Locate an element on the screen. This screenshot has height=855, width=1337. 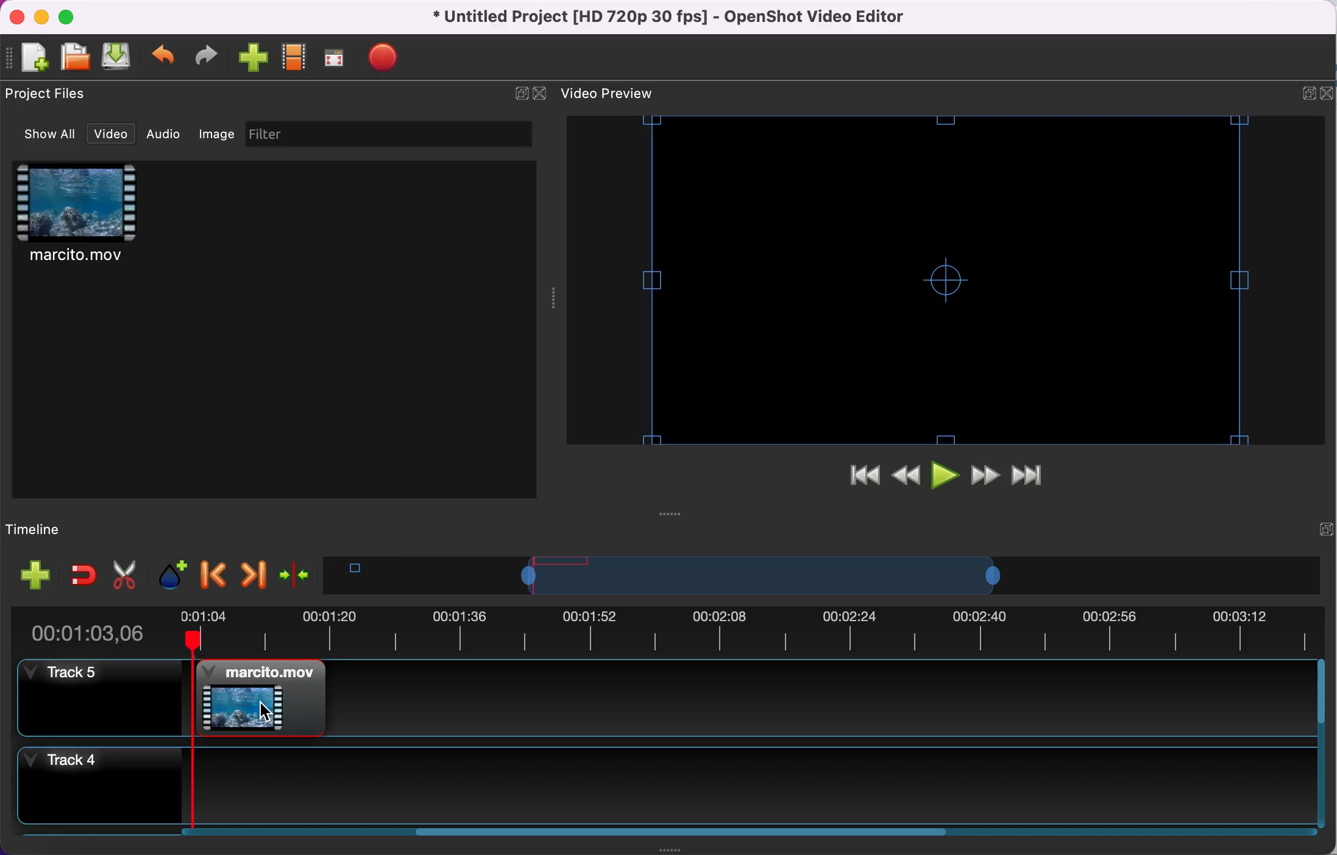
track 4 is located at coordinates (660, 785).